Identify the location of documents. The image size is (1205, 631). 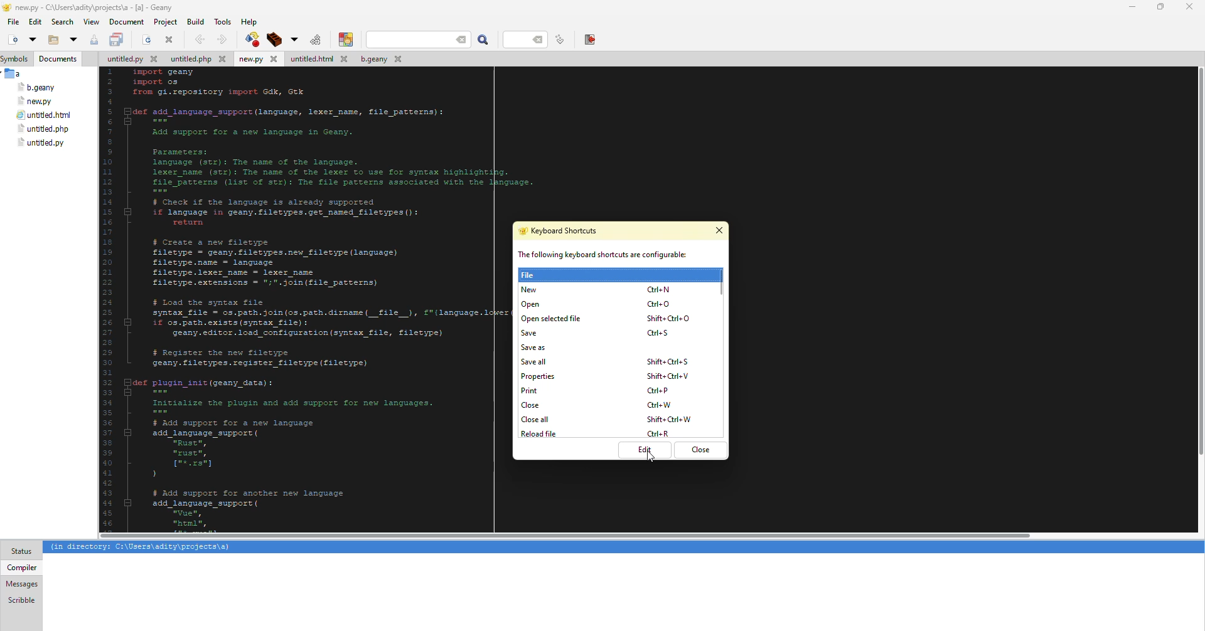
(59, 59).